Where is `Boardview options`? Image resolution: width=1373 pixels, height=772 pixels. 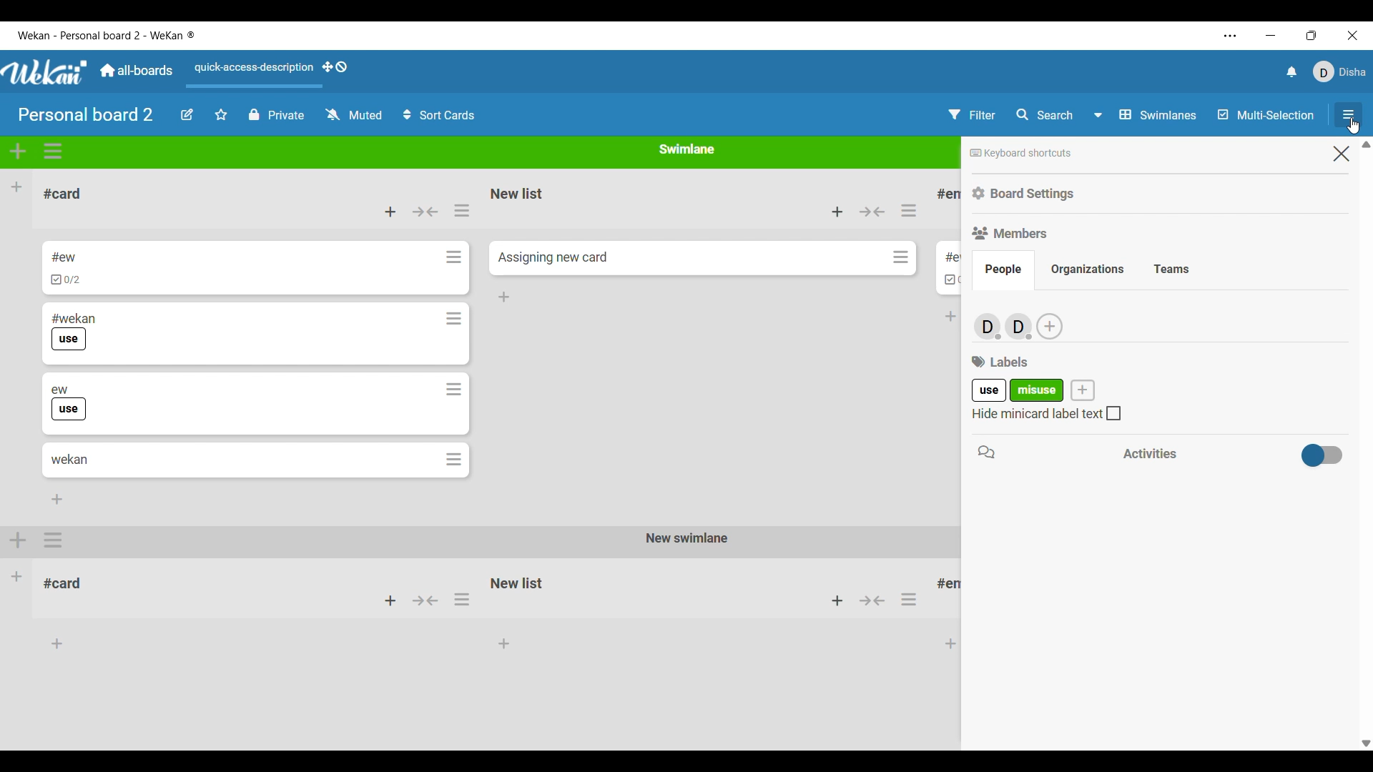
Boardview options is located at coordinates (1145, 115).